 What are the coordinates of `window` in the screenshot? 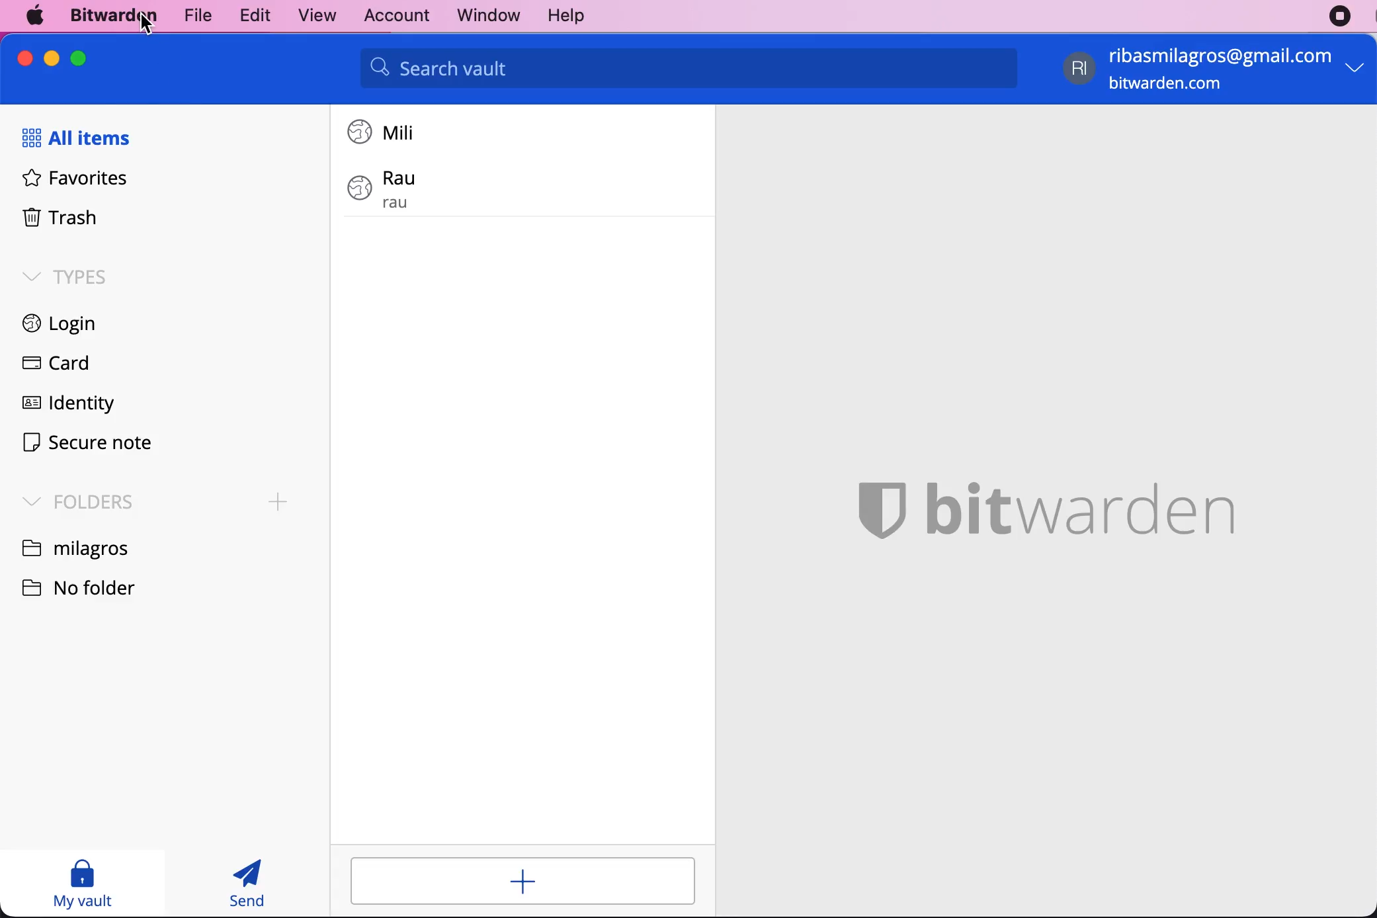 It's located at (481, 15).